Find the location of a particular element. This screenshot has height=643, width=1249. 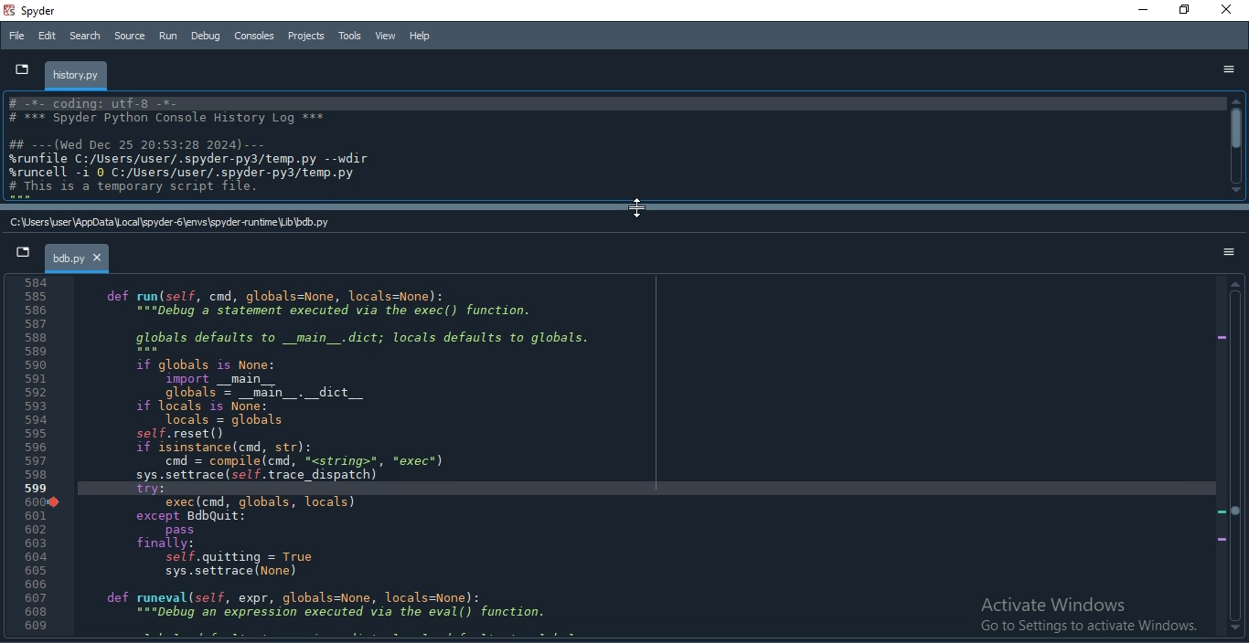

File  is located at coordinates (16, 35).